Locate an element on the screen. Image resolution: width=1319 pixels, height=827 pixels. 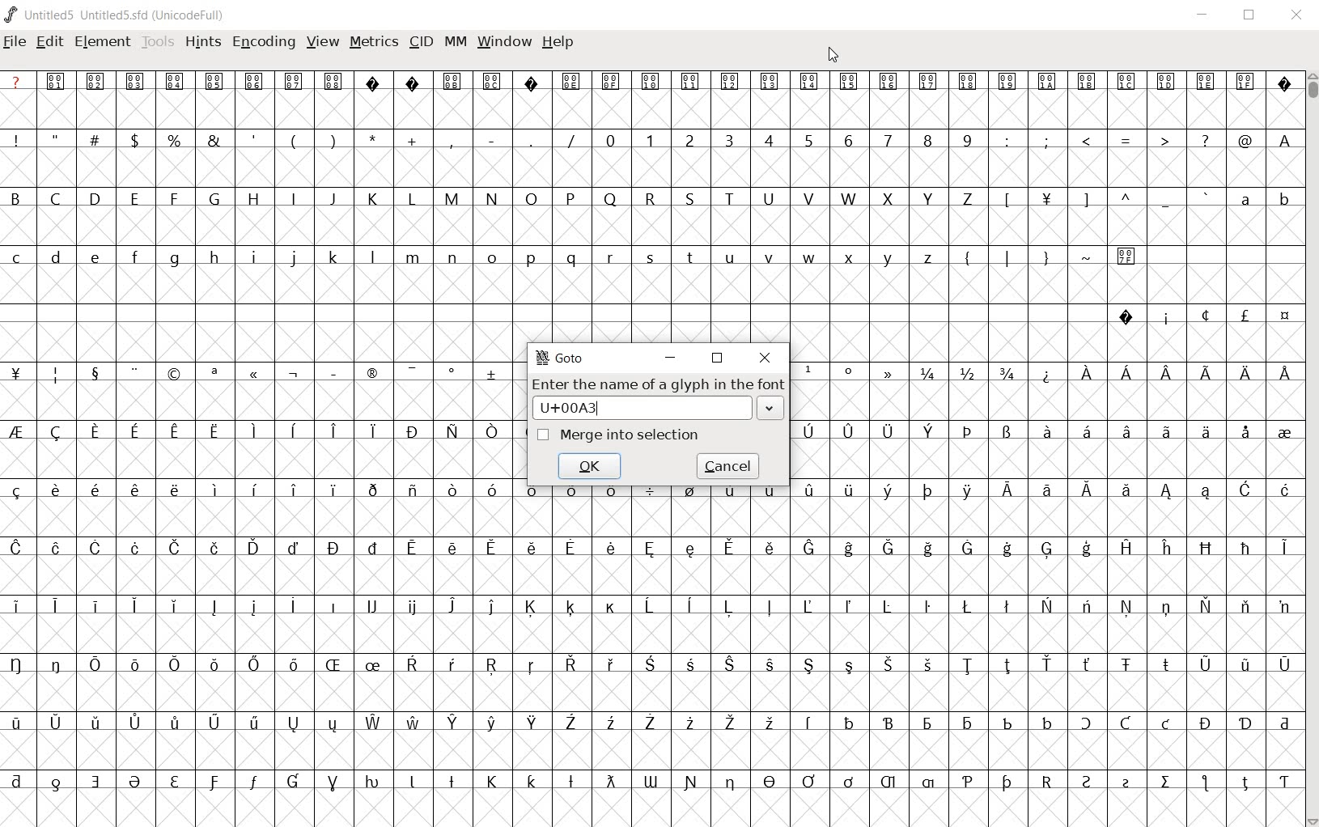
d is located at coordinates (57, 259).